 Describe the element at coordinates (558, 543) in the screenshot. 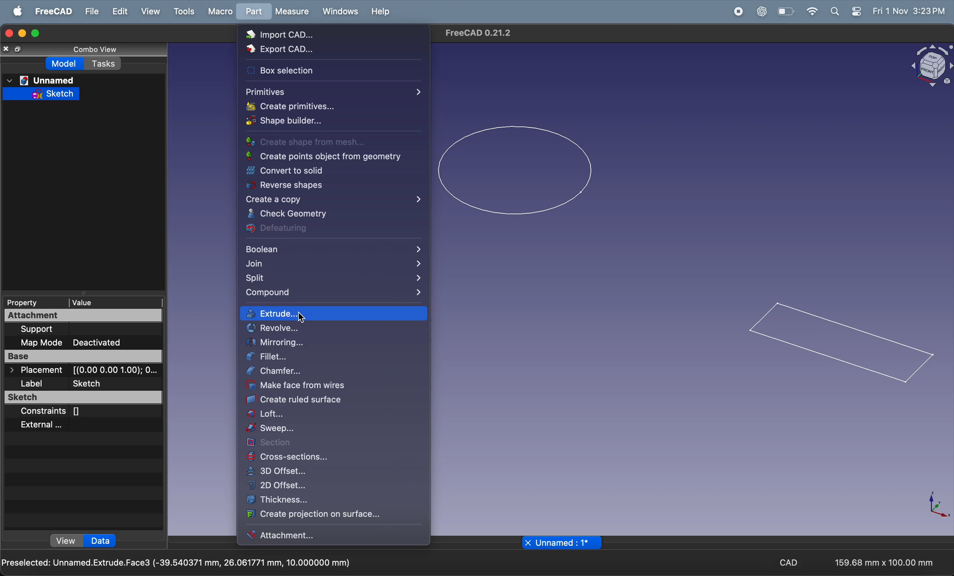

I see `file name` at that location.